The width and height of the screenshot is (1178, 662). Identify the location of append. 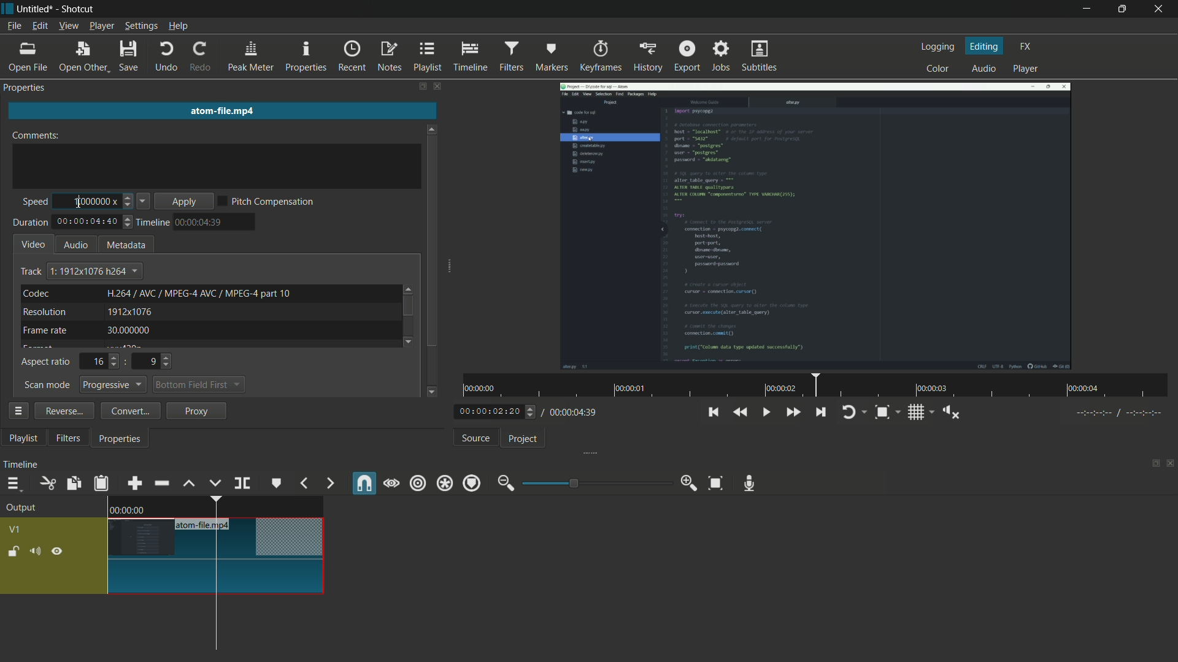
(134, 484).